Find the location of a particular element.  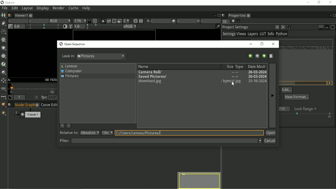

Pictures is located at coordinates (71, 77).